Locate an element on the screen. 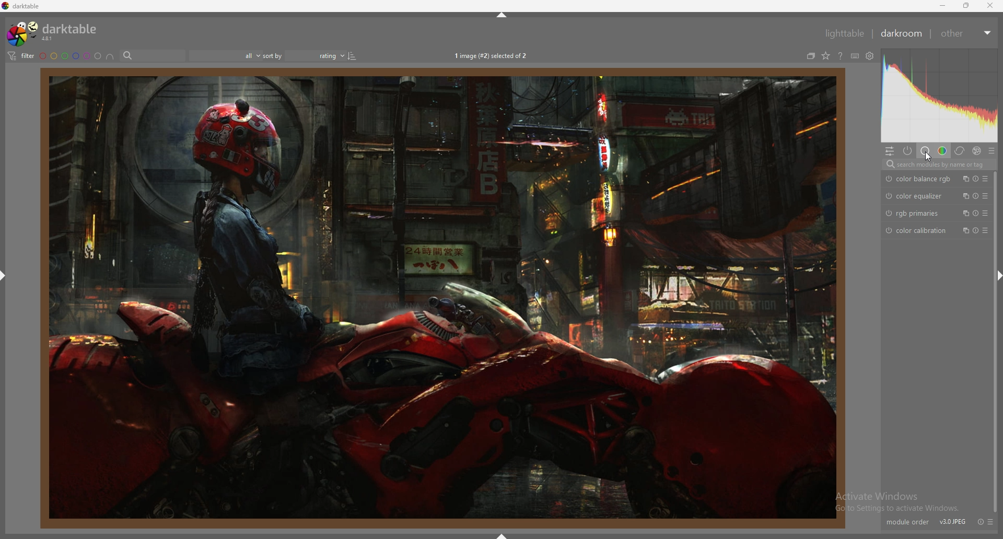  change type of overlays is located at coordinates (825, 56).